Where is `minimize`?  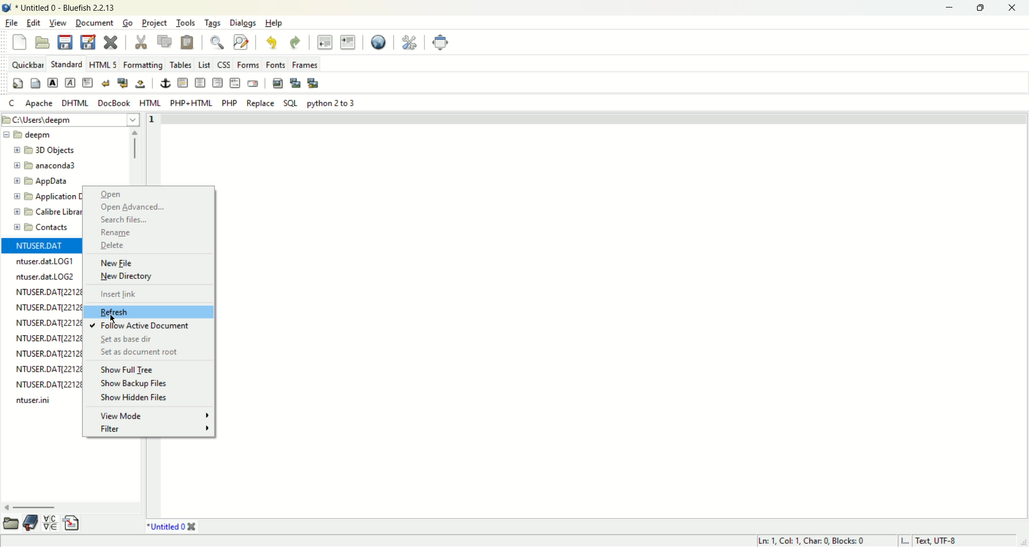
minimize is located at coordinates (952, 6).